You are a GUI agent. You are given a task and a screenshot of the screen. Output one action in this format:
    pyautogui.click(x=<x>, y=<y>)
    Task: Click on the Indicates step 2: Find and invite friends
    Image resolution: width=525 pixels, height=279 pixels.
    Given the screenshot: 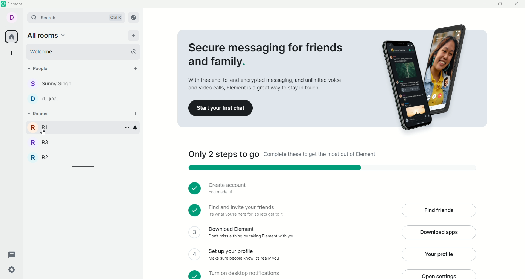 What is the action you would take?
    pyautogui.click(x=246, y=211)
    